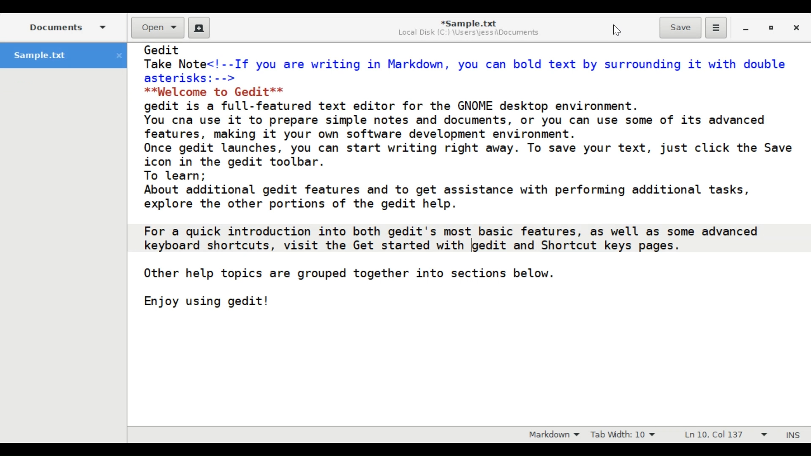  What do you see at coordinates (119, 56) in the screenshot?
I see `close` at bounding box center [119, 56].